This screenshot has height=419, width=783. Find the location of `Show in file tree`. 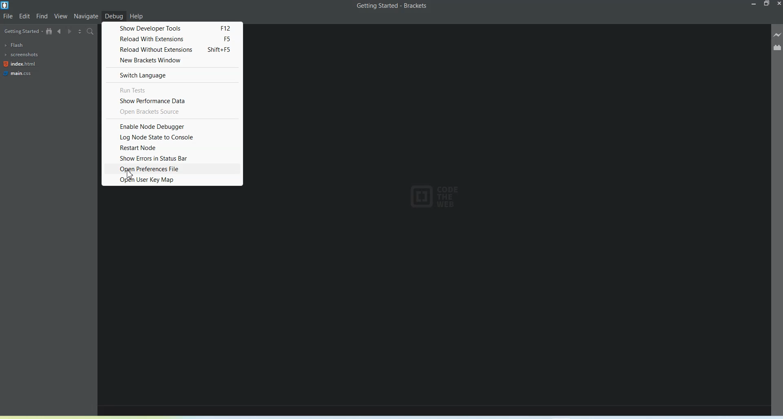

Show in file tree is located at coordinates (50, 31).